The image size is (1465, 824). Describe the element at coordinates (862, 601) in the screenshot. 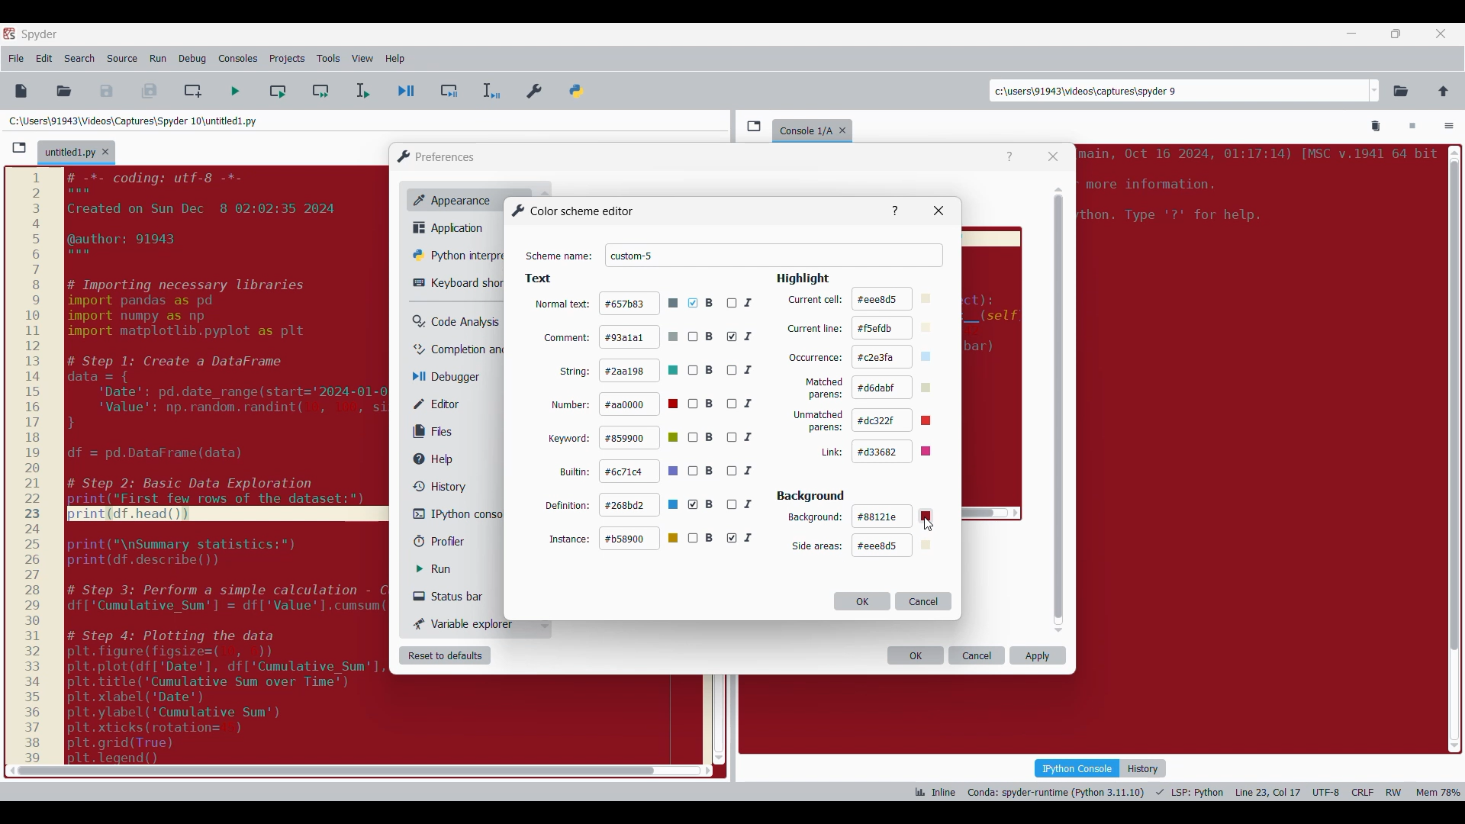

I see `OK` at that location.